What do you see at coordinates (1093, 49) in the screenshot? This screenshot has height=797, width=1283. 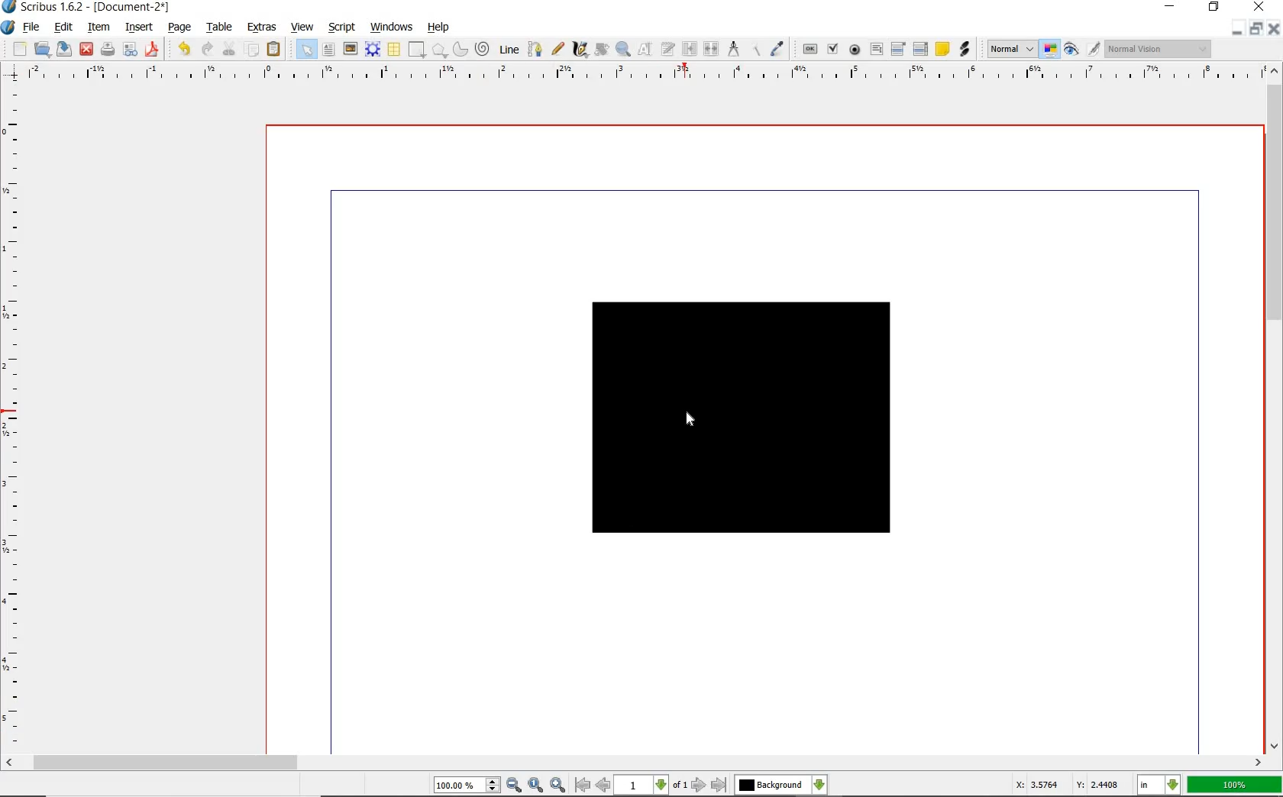 I see `edit in preview mode` at bounding box center [1093, 49].